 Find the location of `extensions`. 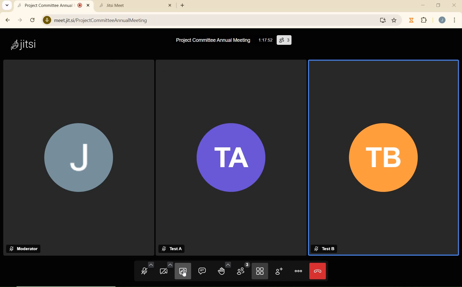

extensions is located at coordinates (424, 21).